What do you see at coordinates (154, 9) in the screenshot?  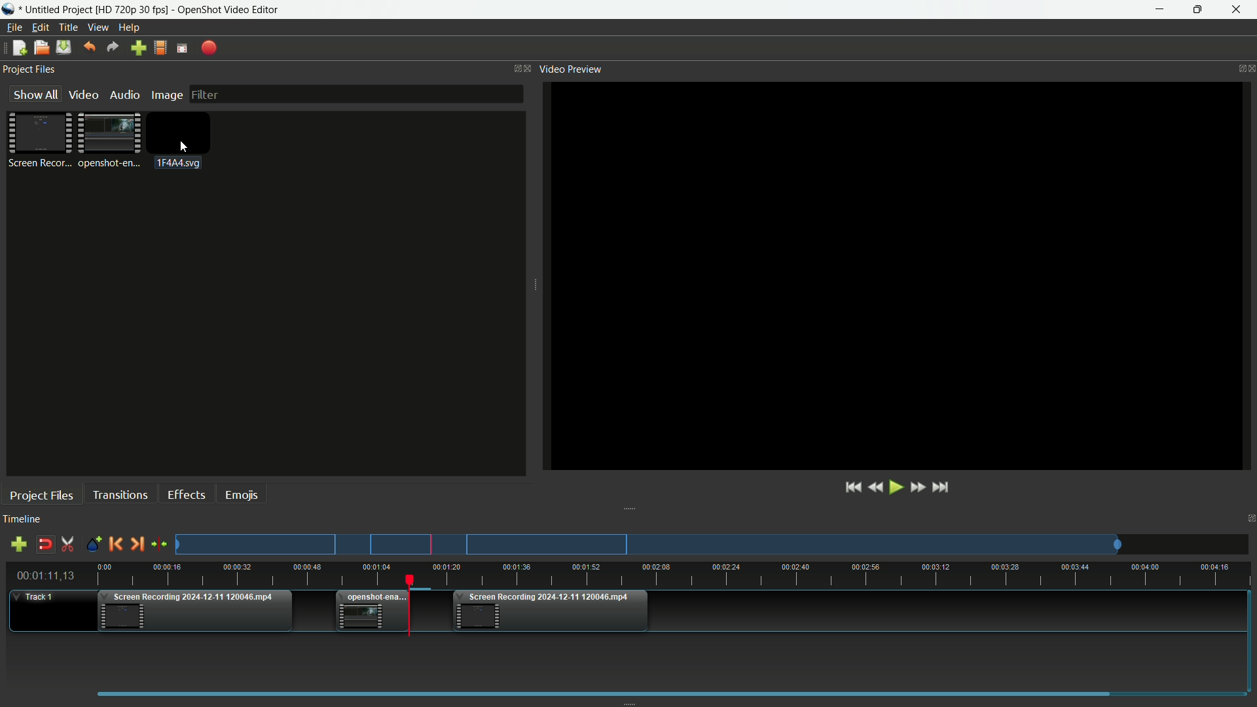 I see `untitled Project [HD 720p 30 fps] - OpenShot Video Editor` at bounding box center [154, 9].